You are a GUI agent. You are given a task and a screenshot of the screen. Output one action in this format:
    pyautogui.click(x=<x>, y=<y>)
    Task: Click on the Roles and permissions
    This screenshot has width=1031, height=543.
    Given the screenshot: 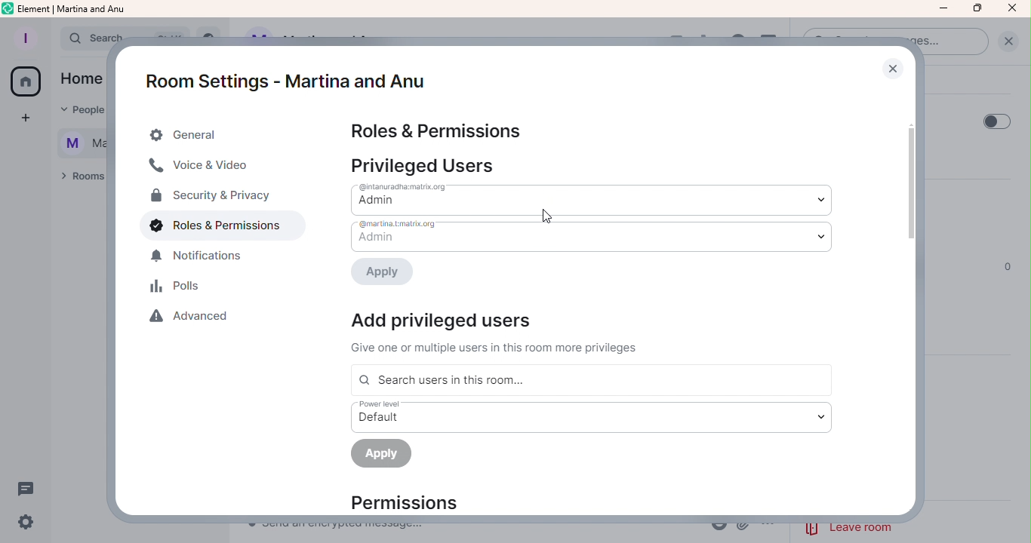 What is the action you would take?
    pyautogui.click(x=211, y=229)
    